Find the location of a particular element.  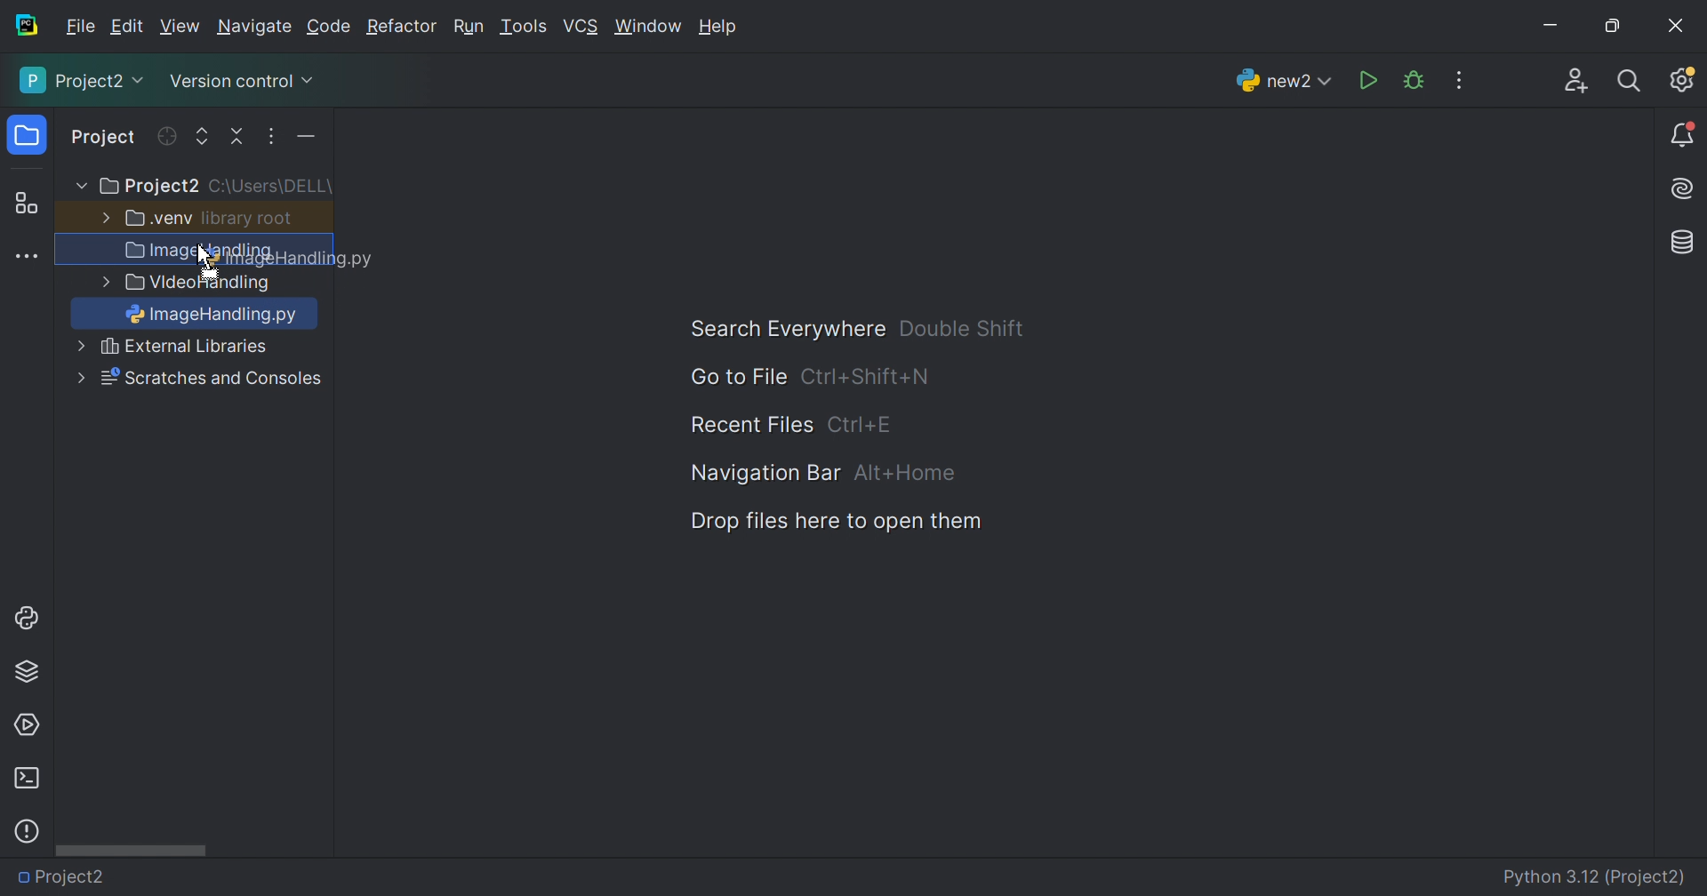

Services is located at coordinates (26, 725).